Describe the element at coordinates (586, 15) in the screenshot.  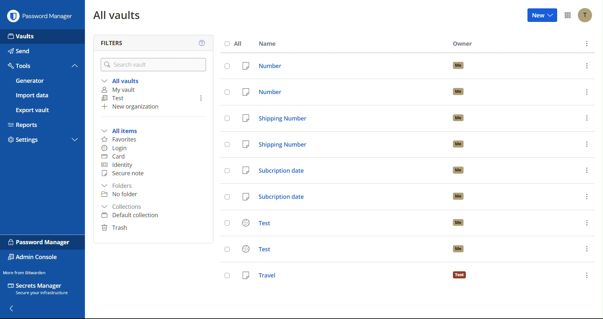
I see `Account` at that location.